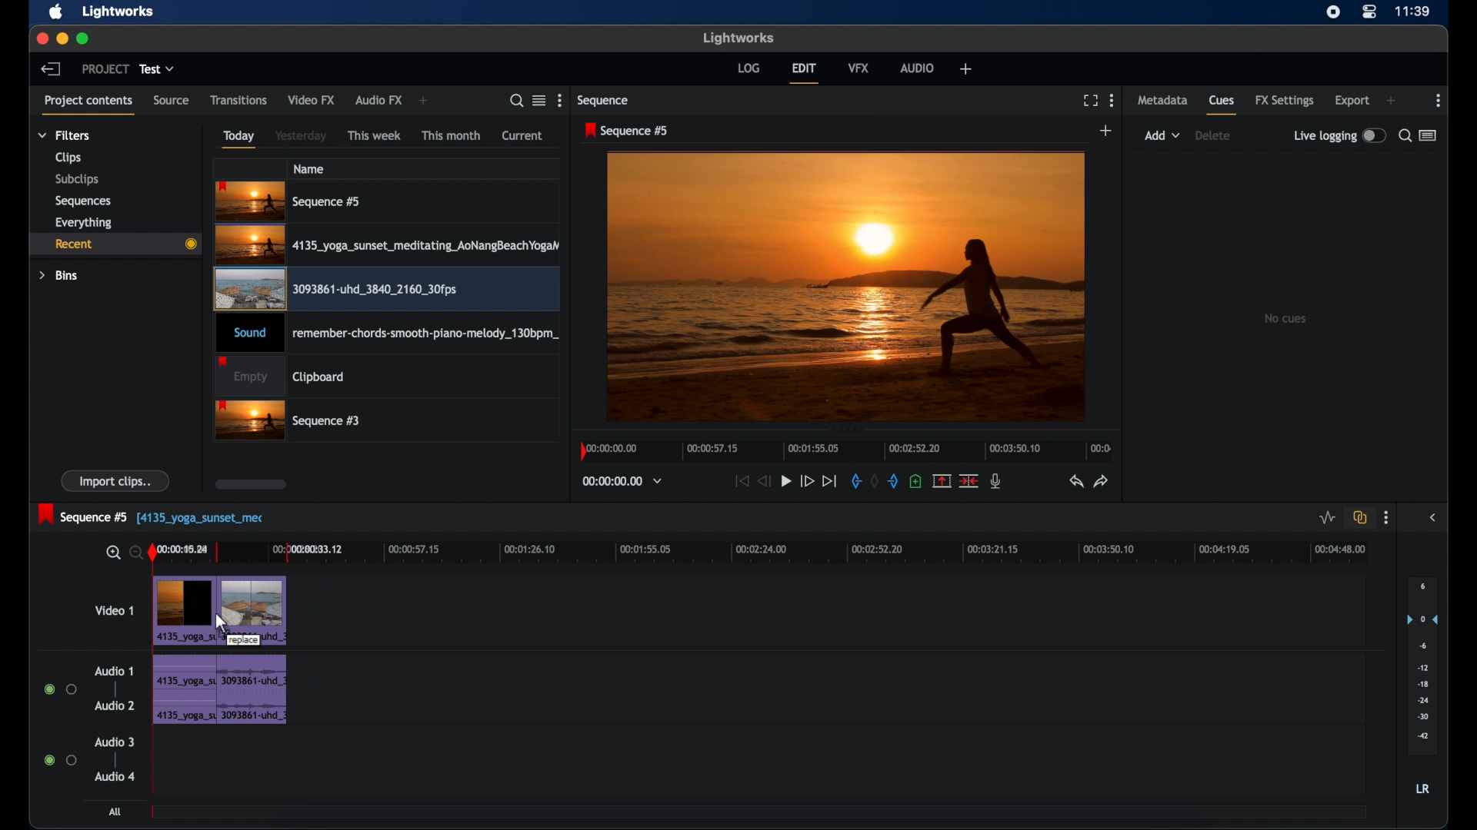  Describe the element at coordinates (1391, 101) in the screenshot. I see `add` at that location.